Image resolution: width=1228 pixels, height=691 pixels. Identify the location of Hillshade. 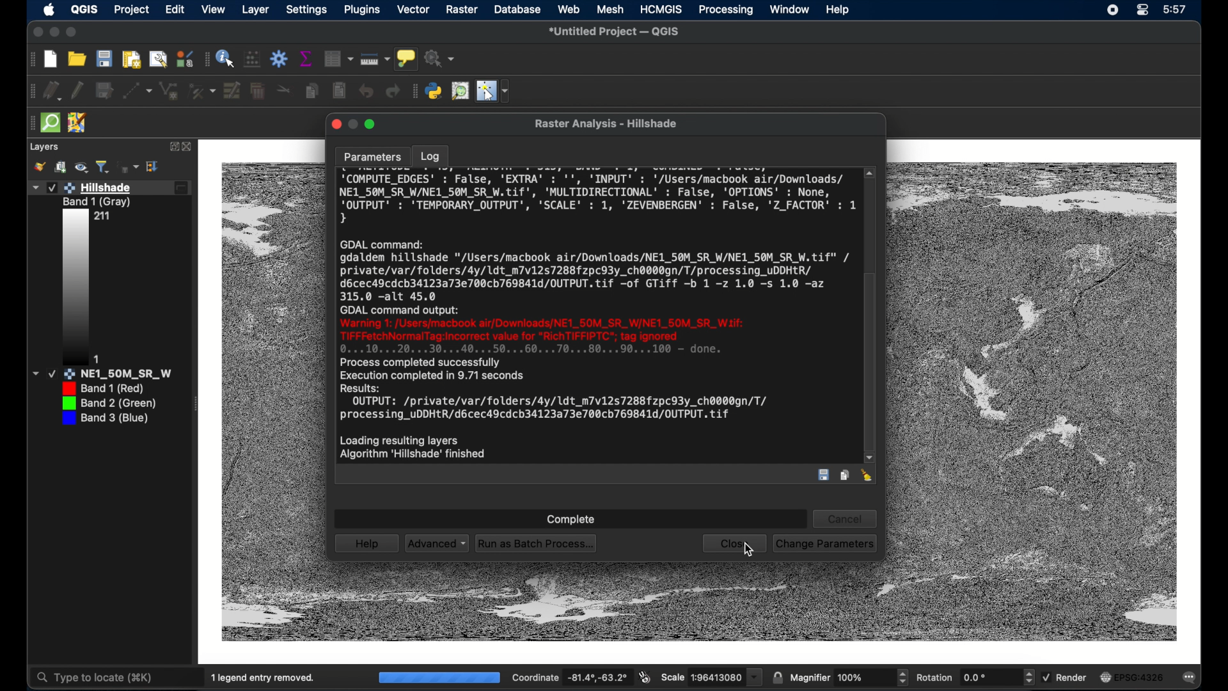
(118, 187).